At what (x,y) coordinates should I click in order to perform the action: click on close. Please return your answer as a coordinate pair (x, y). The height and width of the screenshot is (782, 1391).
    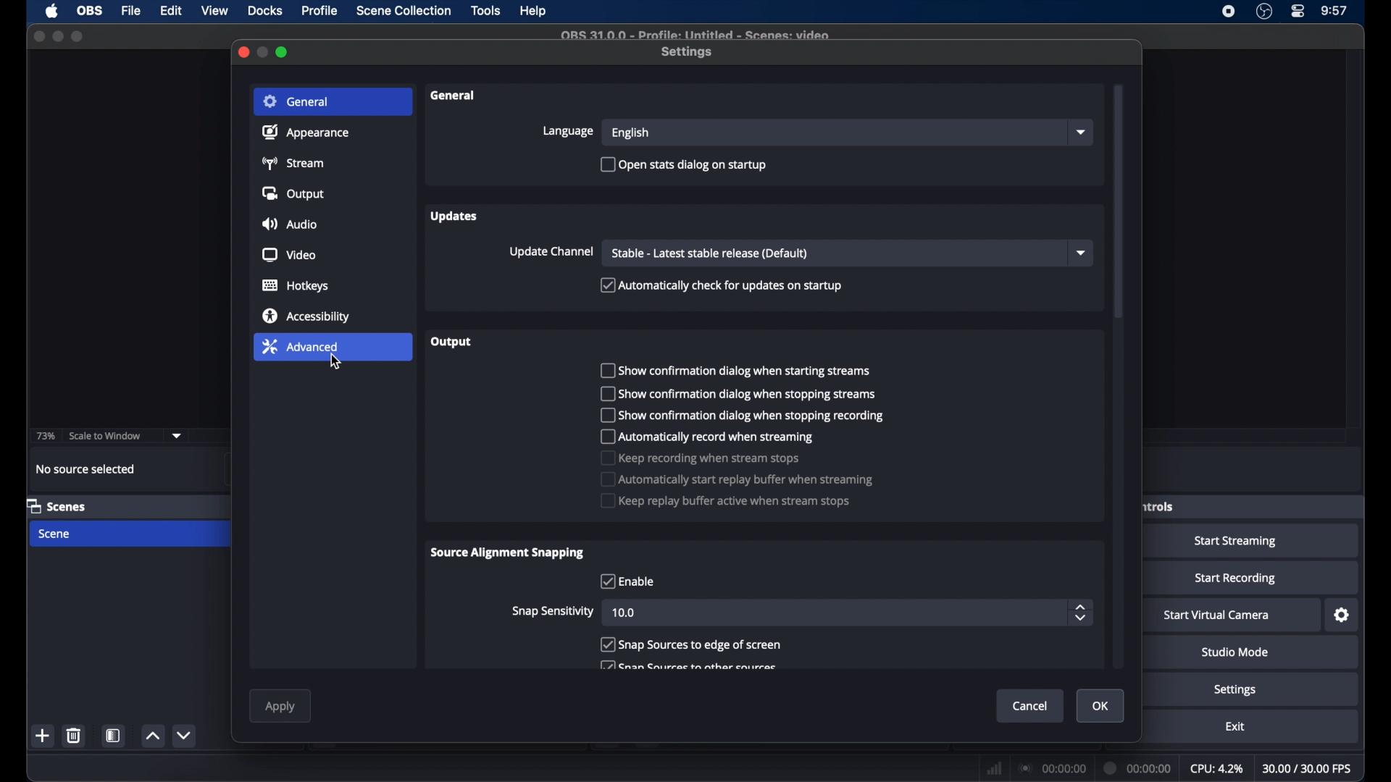
    Looking at the image, I should click on (39, 35).